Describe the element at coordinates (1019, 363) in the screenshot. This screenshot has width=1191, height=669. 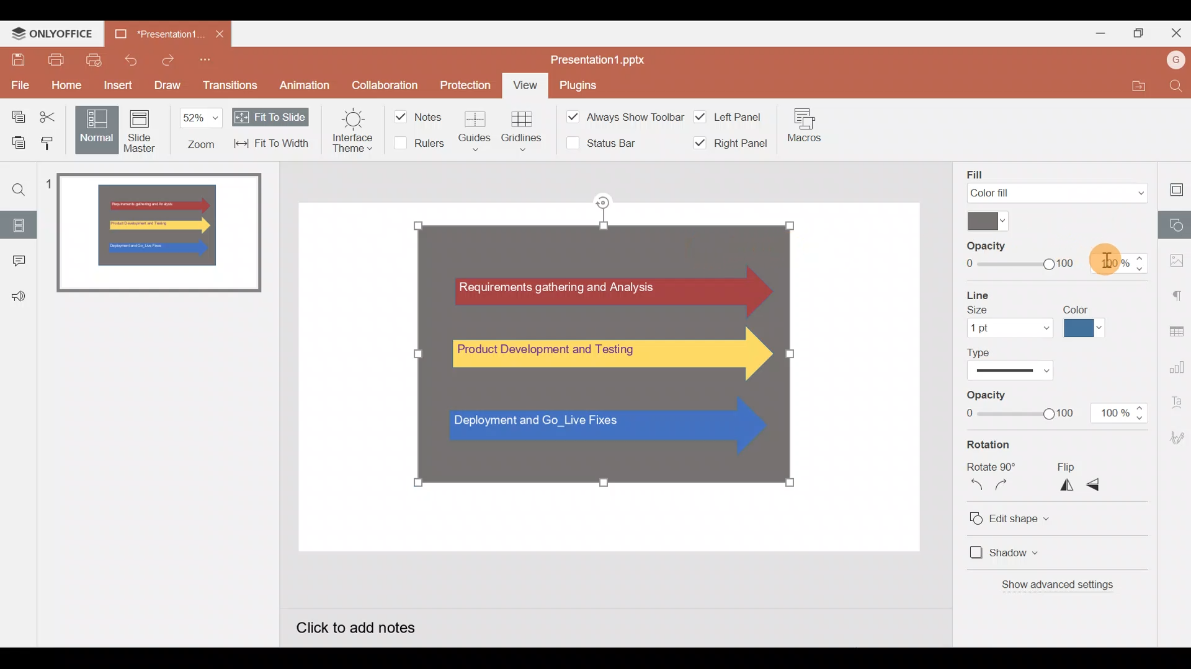
I see `Line type` at that location.